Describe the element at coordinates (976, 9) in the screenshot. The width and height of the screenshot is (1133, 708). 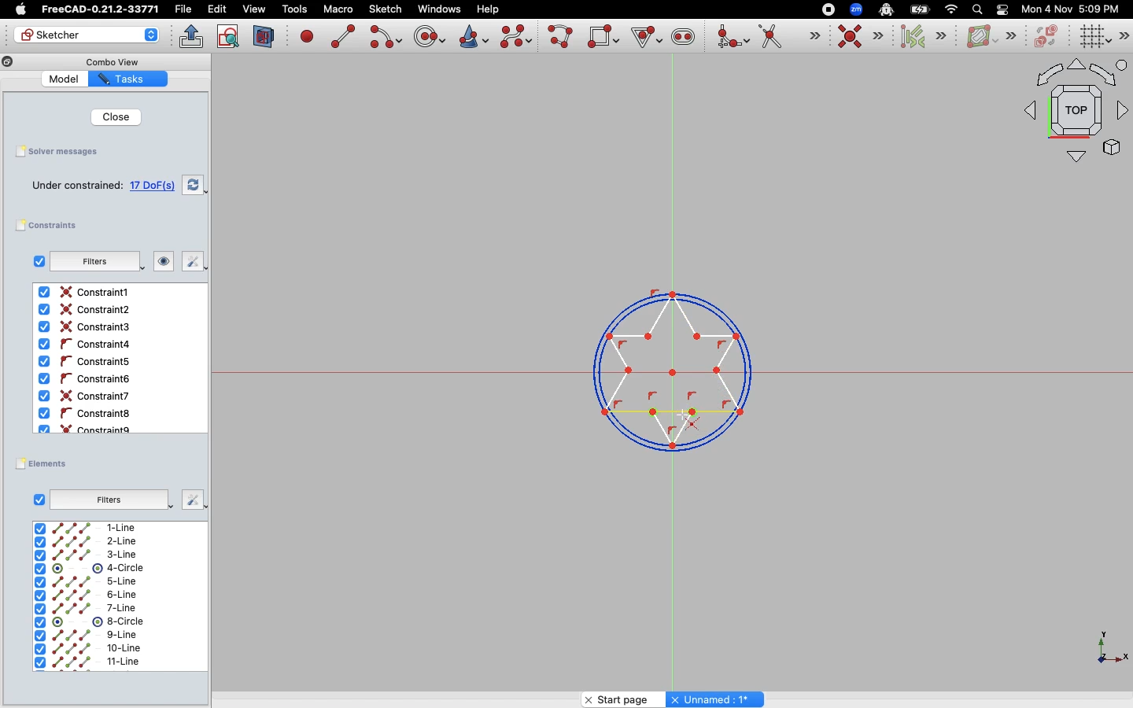
I see `Search` at that location.